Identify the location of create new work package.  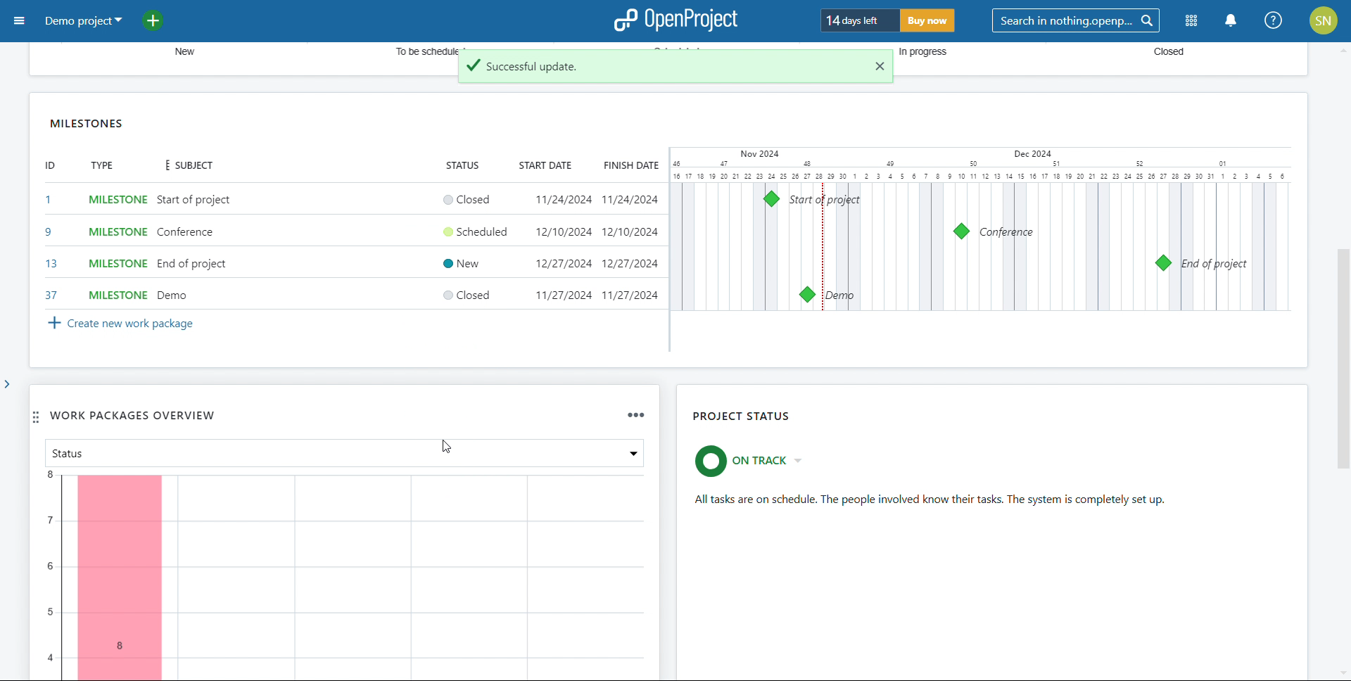
(118, 323).